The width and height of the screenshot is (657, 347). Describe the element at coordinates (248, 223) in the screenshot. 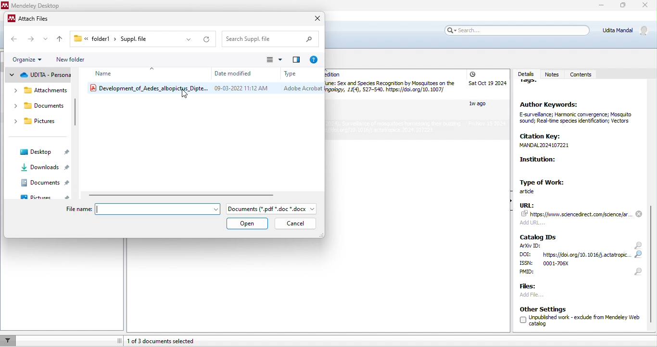

I see `open` at that location.